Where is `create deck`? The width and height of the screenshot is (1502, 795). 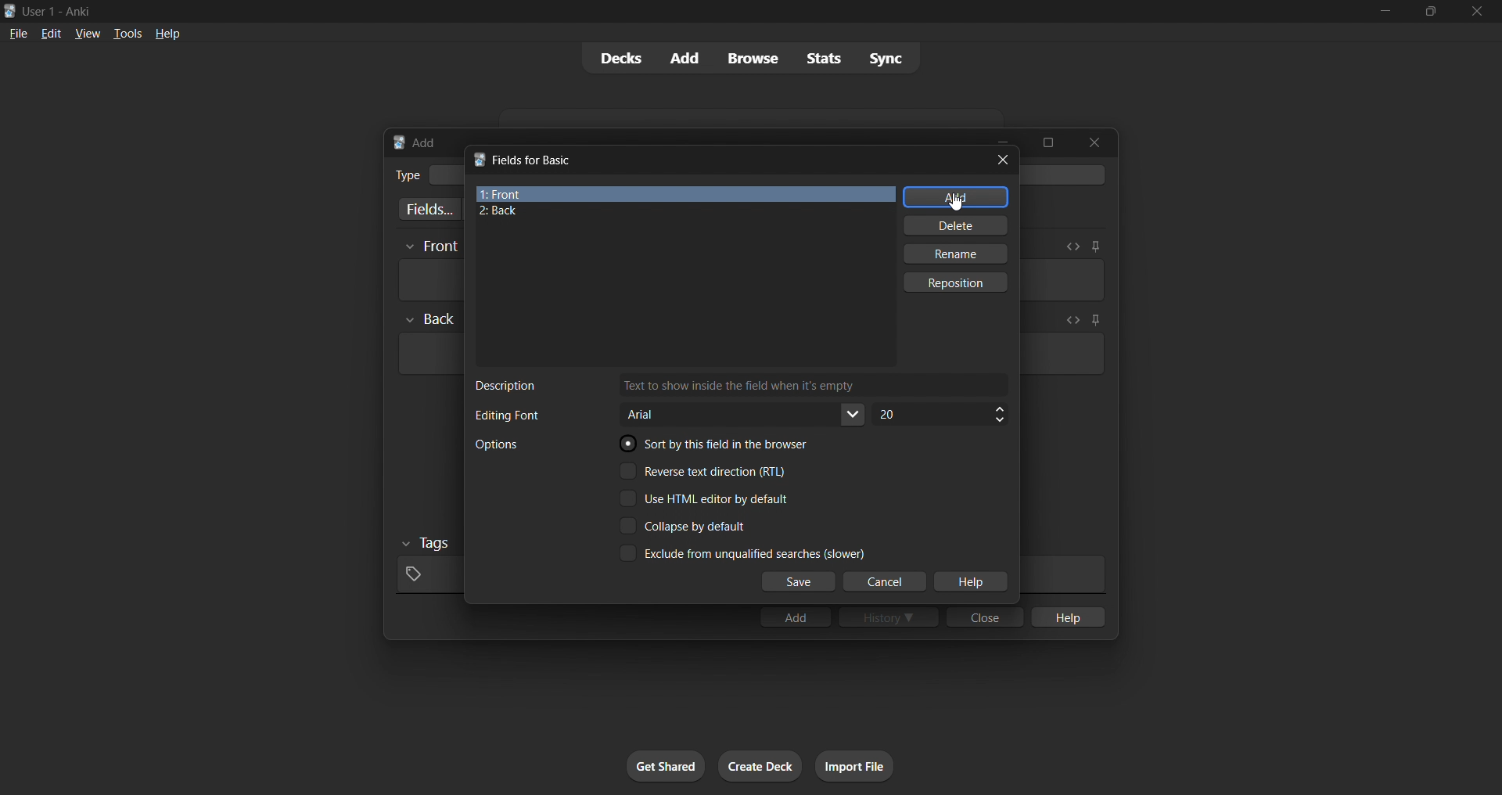
create deck is located at coordinates (760, 766).